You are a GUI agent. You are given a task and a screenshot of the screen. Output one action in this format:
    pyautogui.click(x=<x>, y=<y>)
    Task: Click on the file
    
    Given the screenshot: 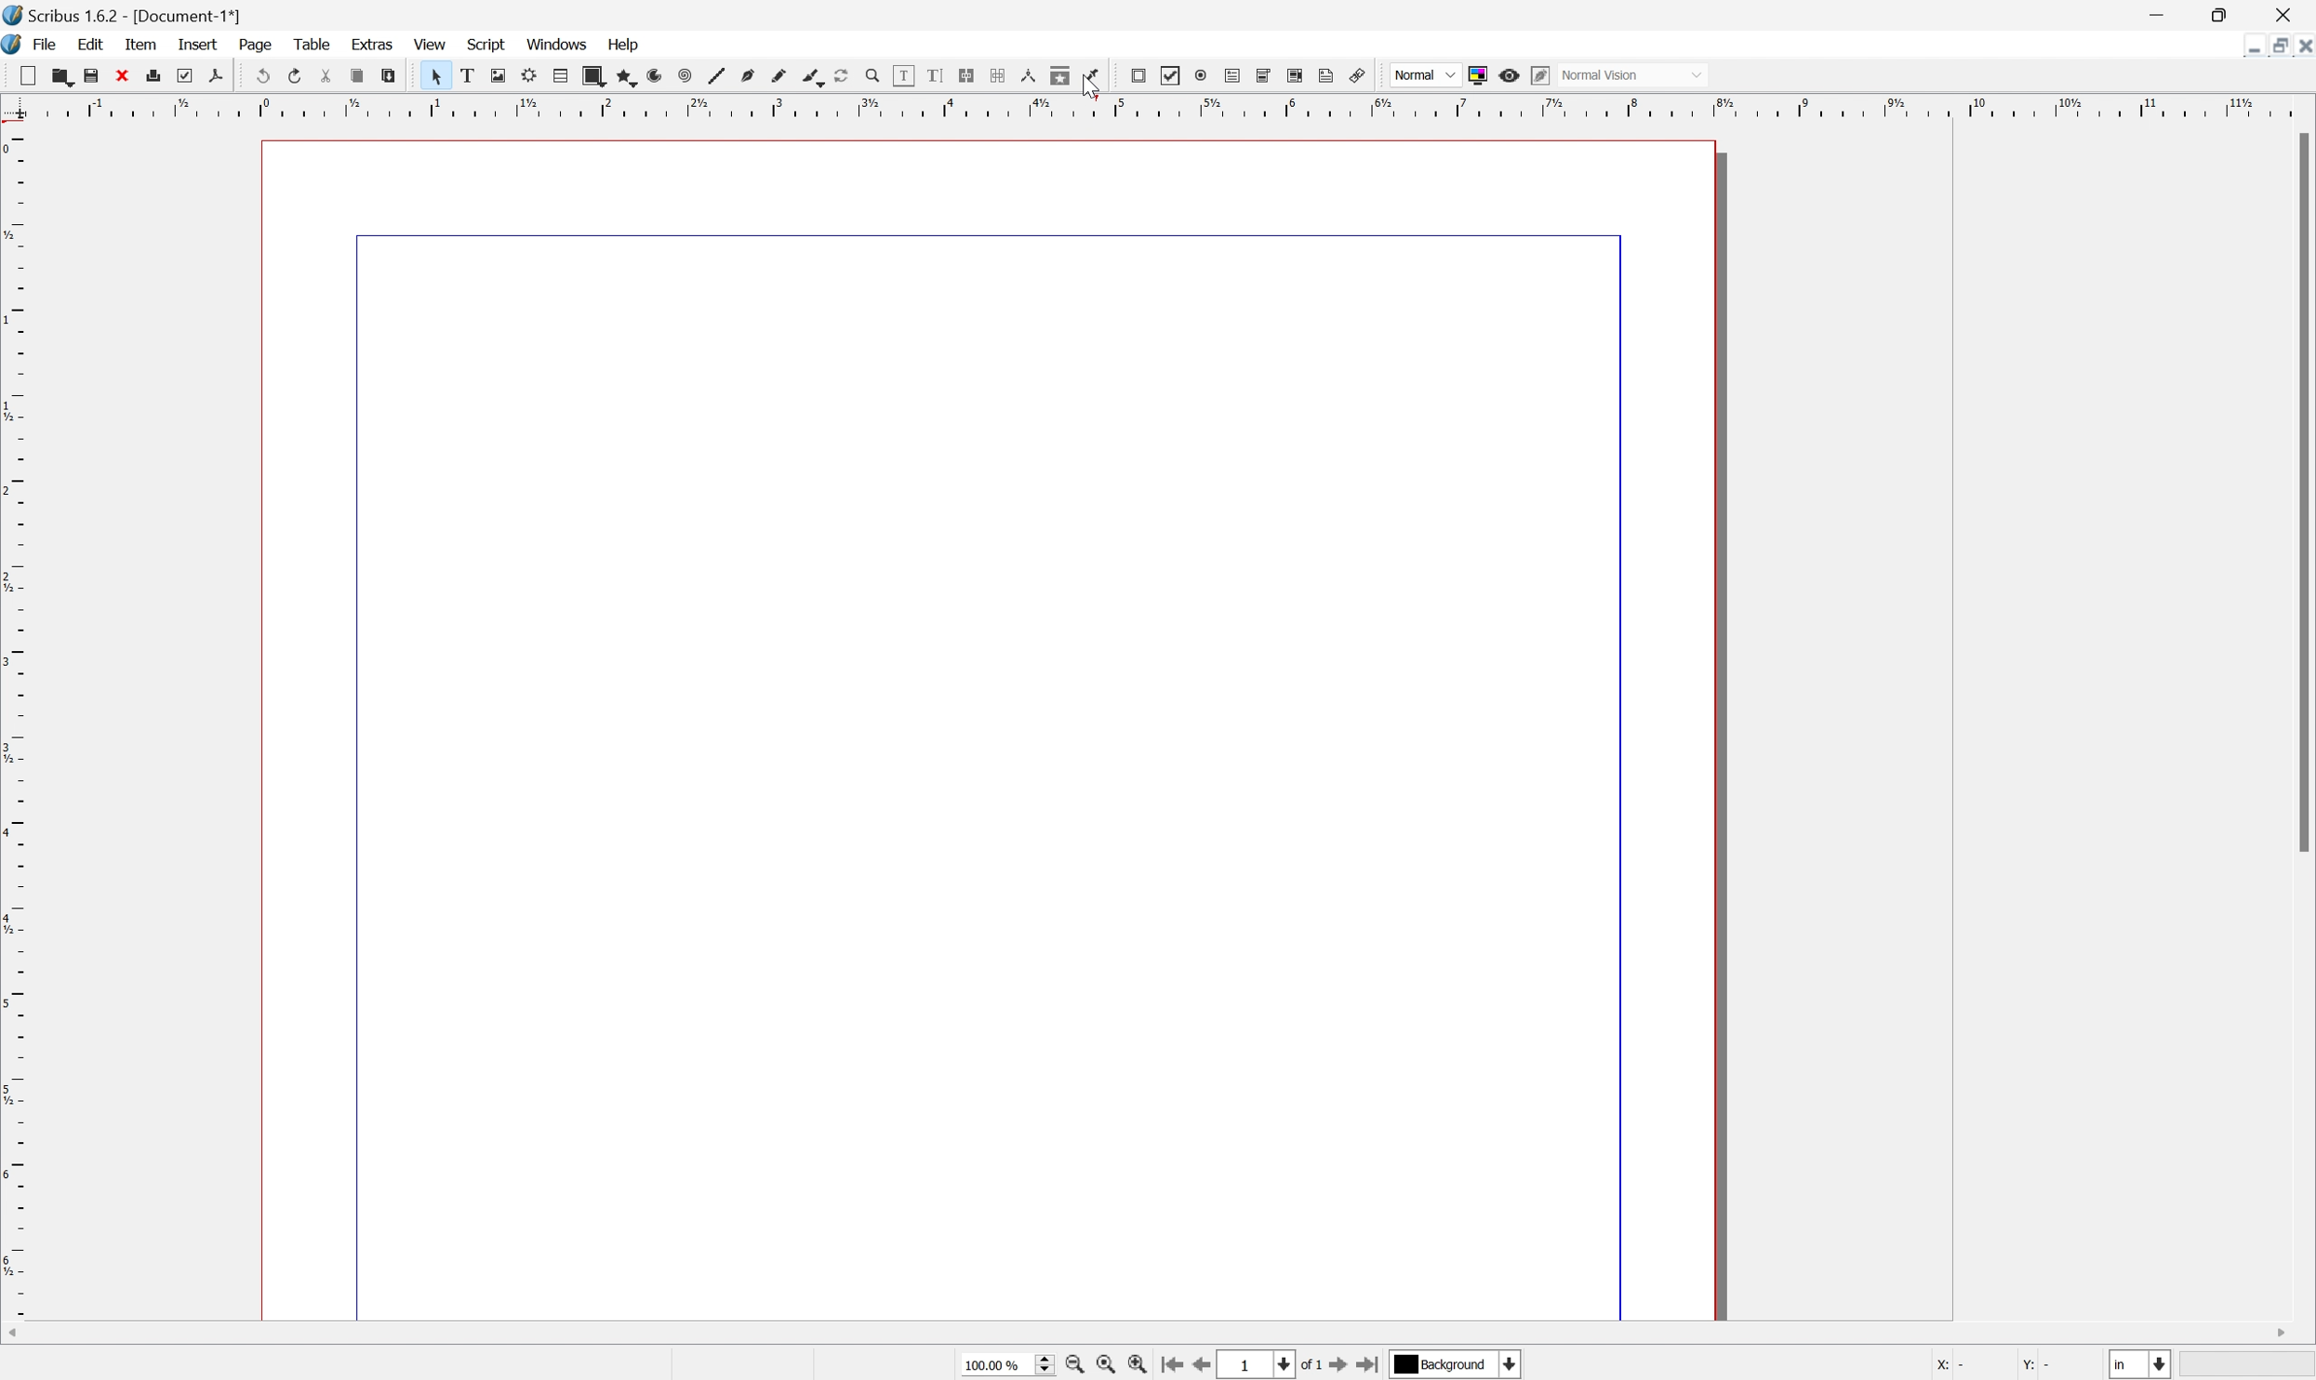 What is the action you would take?
    pyautogui.click(x=48, y=43)
    